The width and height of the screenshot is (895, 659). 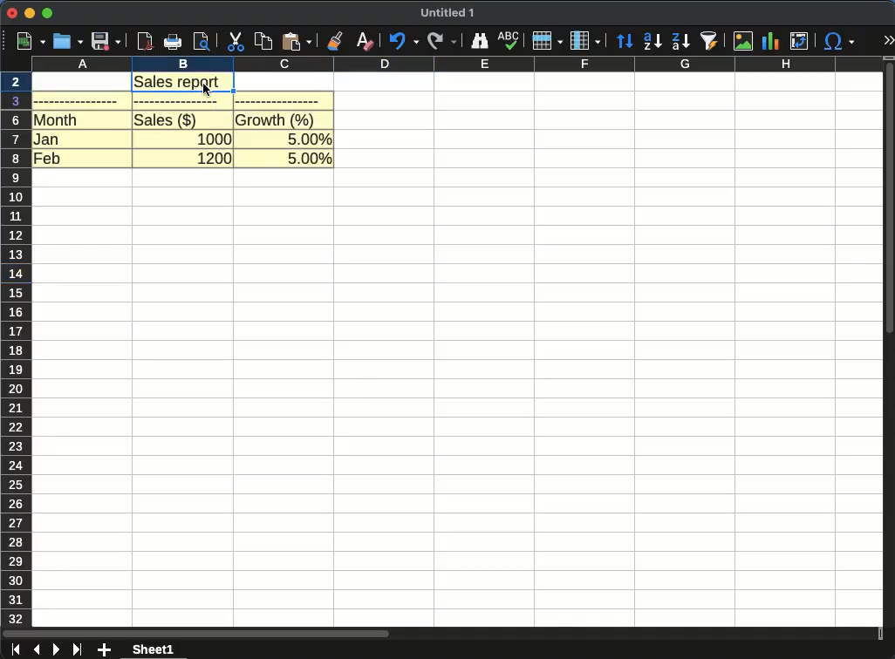 I want to click on month, so click(x=57, y=119).